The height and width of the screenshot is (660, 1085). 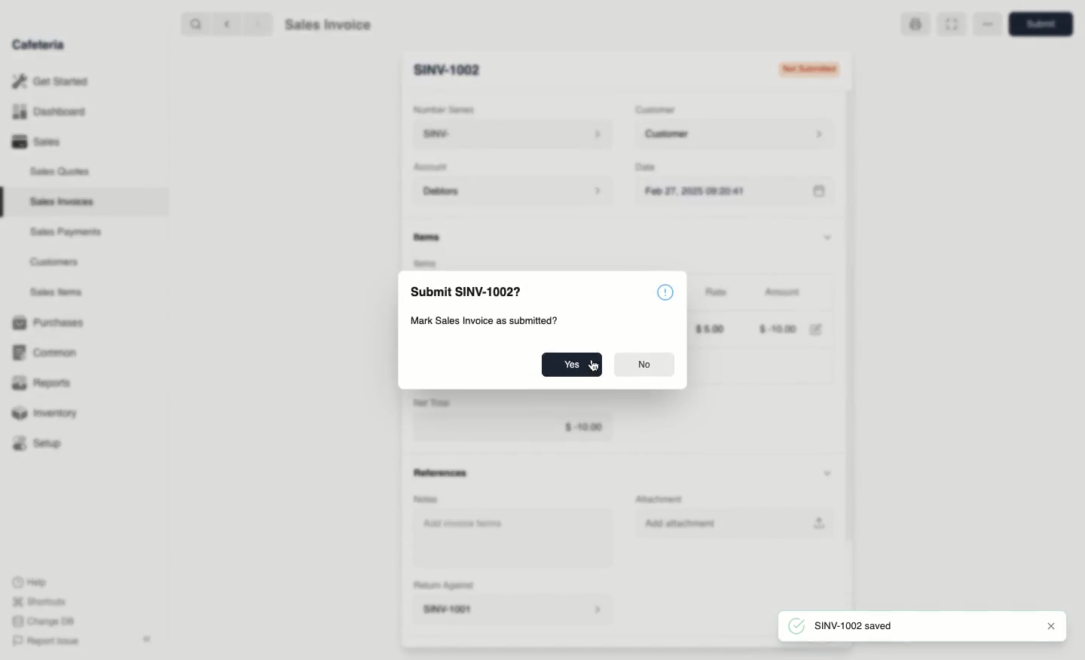 I want to click on Purchases, so click(x=52, y=322).